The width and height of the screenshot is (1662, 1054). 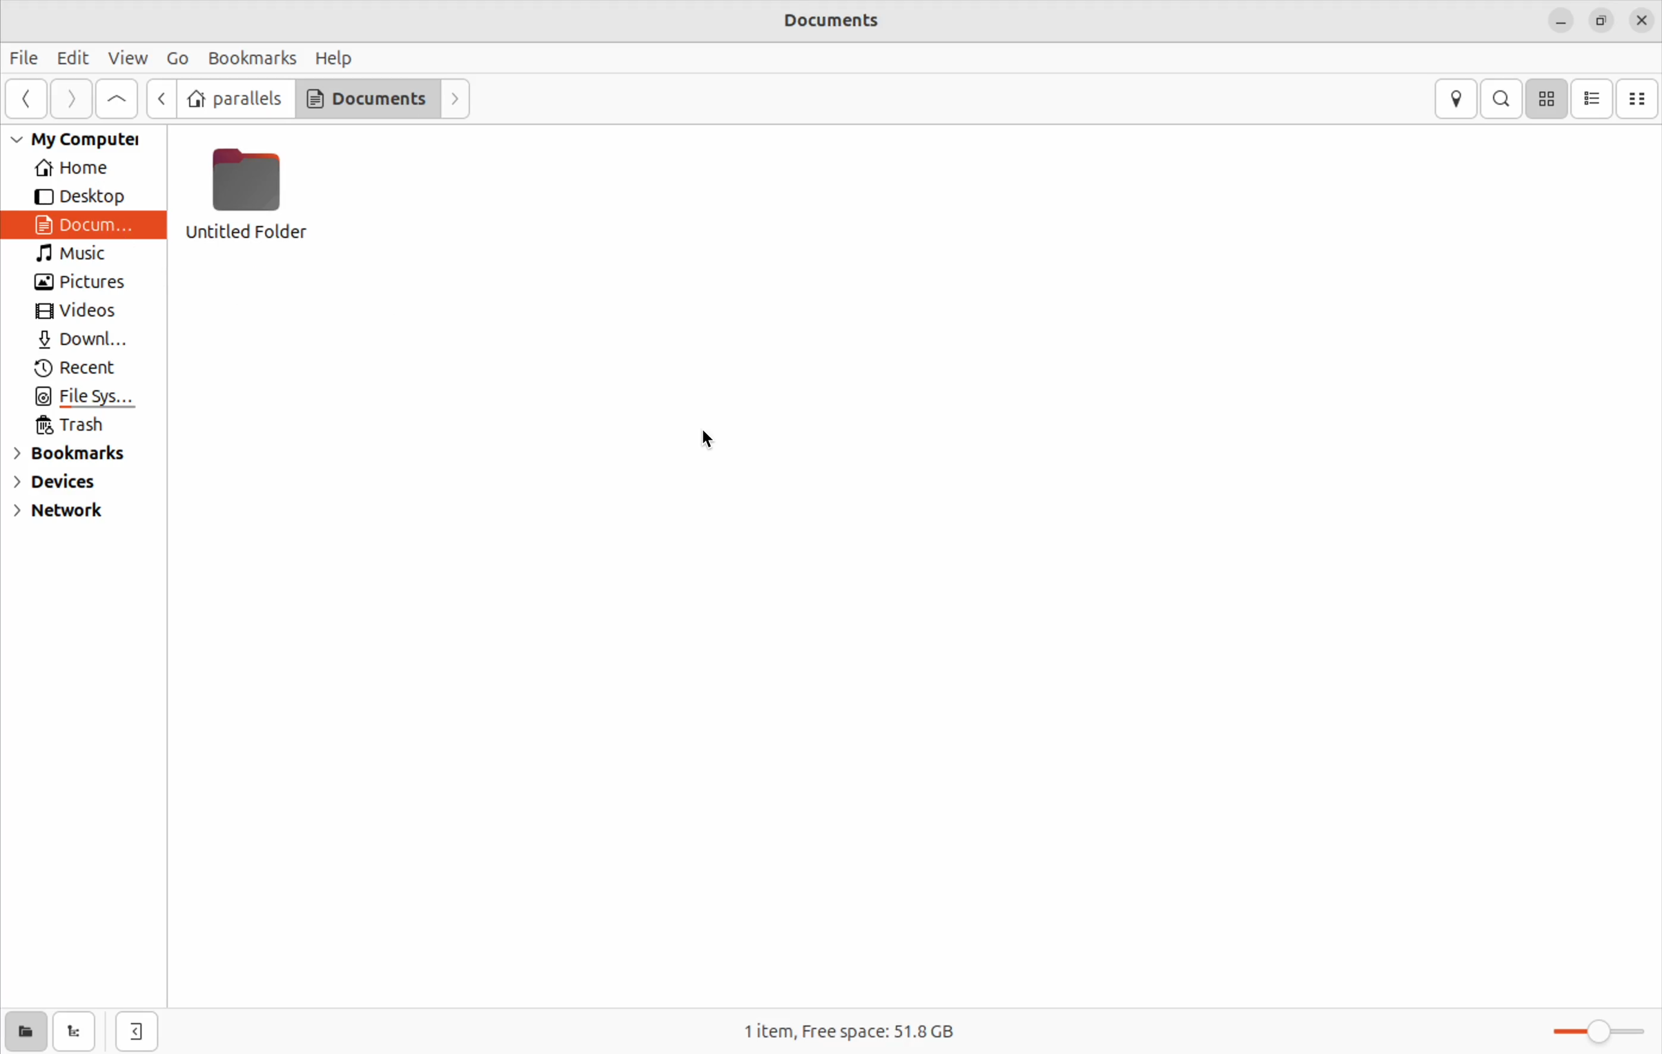 What do you see at coordinates (1562, 20) in the screenshot?
I see `minimize` at bounding box center [1562, 20].